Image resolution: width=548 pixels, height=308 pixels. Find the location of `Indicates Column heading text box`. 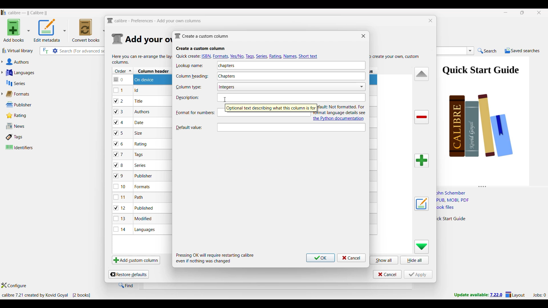

Indicates Column heading text box is located at coordinates (192, 76).